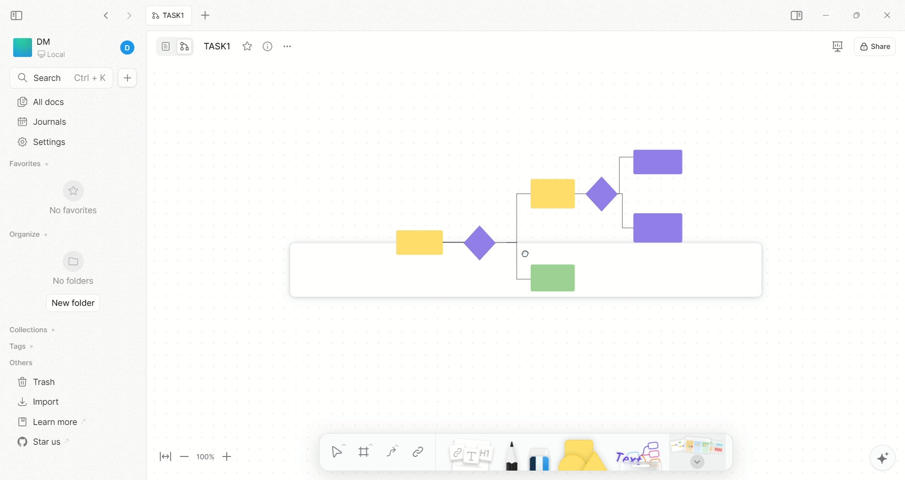 The width and height of the screenshot is (905, 480). Describe the element at coordinates (19, 346) in the screenshot. I see `tags` at that location.